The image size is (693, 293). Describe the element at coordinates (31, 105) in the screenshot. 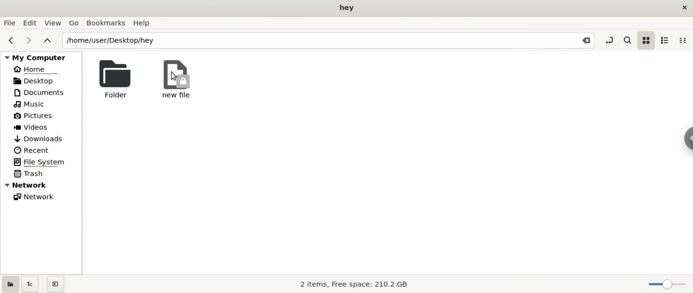

I see `Music` at that location.